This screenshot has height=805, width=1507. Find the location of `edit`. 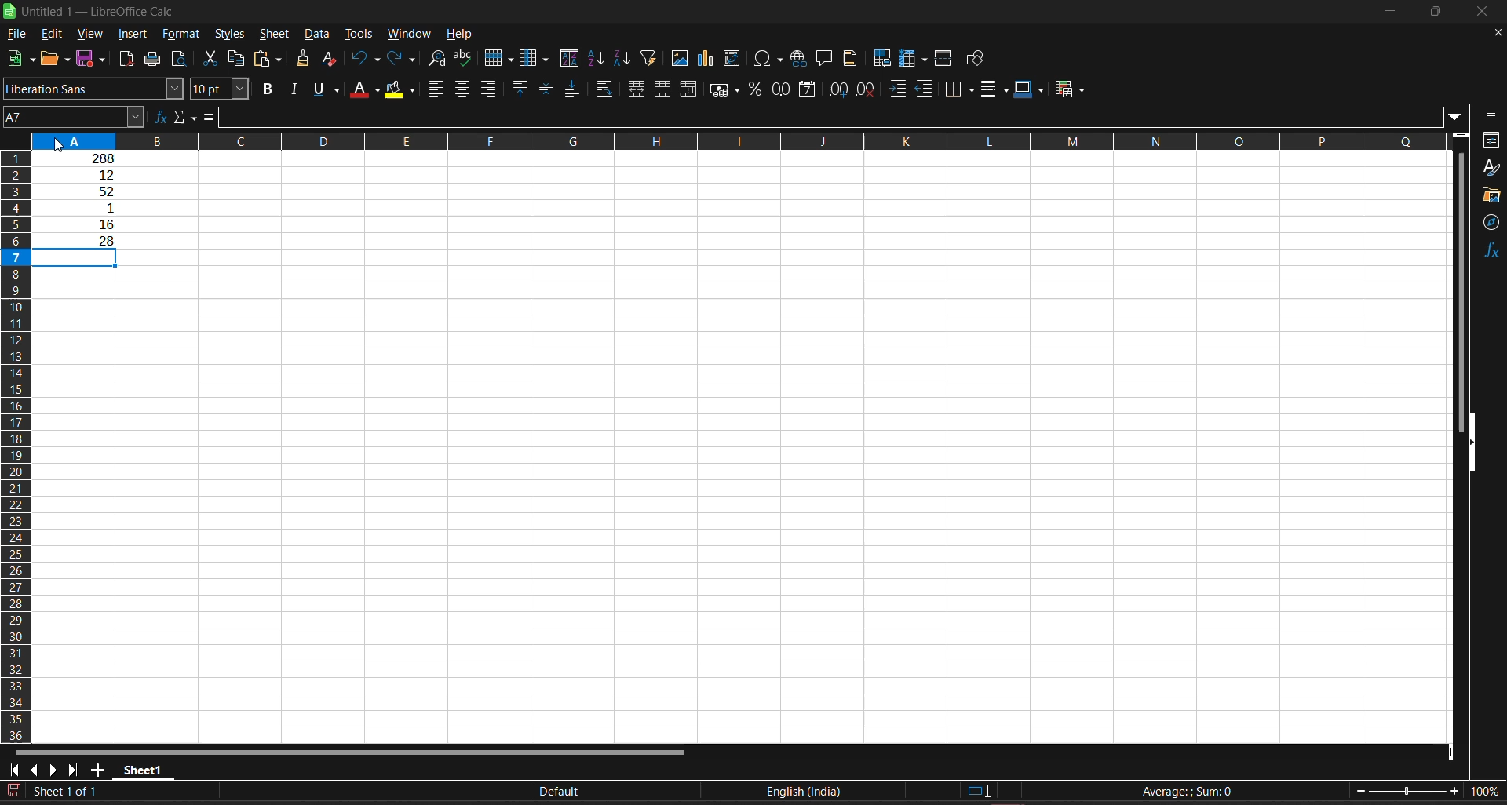

edit is located at coordinates (52, 35).